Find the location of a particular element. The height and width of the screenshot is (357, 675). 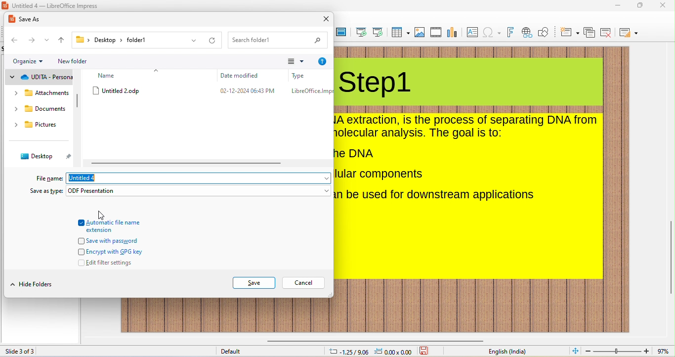

edit with filter settings is located at coordinates (125, 263).